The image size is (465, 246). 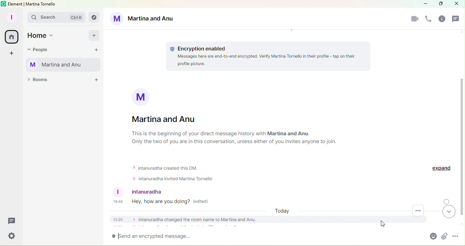 What do you see at coordinates (439, 4) in the screenshot?
I see `Maximize` at bounding box center [439, 4].